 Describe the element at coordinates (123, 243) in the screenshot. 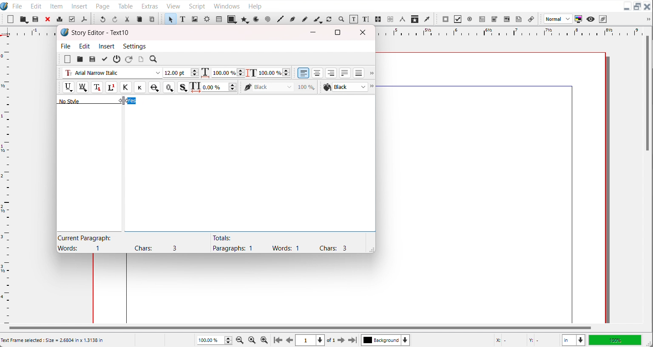

I see `Text` at that location.